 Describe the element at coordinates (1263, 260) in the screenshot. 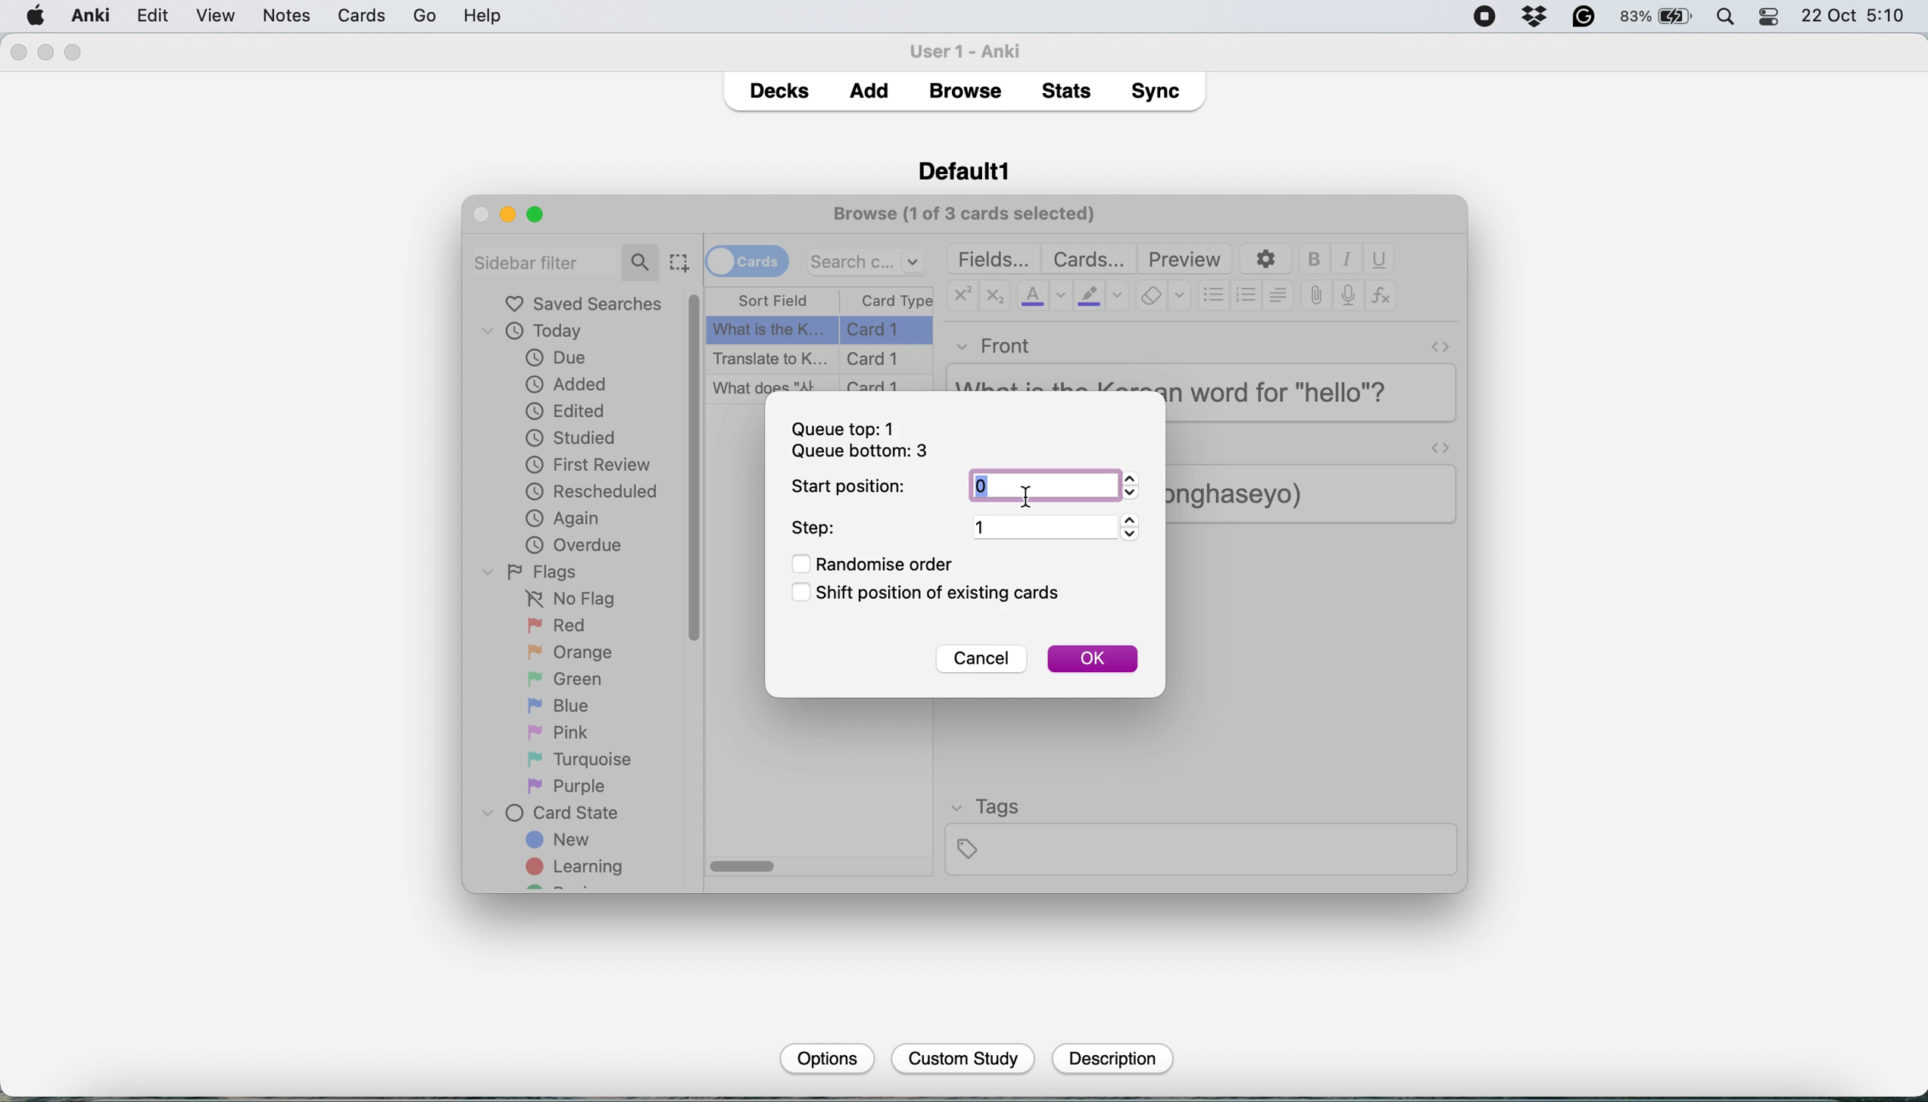

I see `settings` at that location.